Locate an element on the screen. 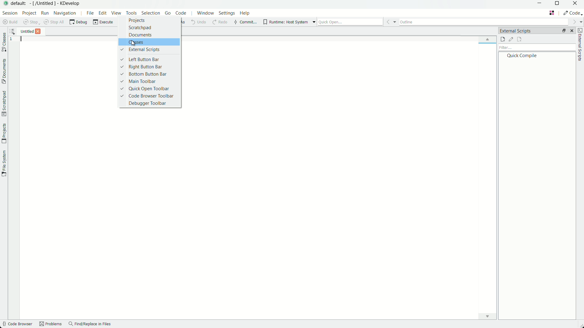  default is located at coordinates (20, 4).